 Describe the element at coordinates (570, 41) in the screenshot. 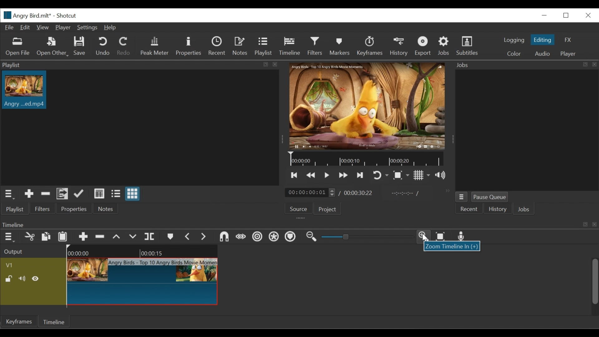

I see `FX` at that location.